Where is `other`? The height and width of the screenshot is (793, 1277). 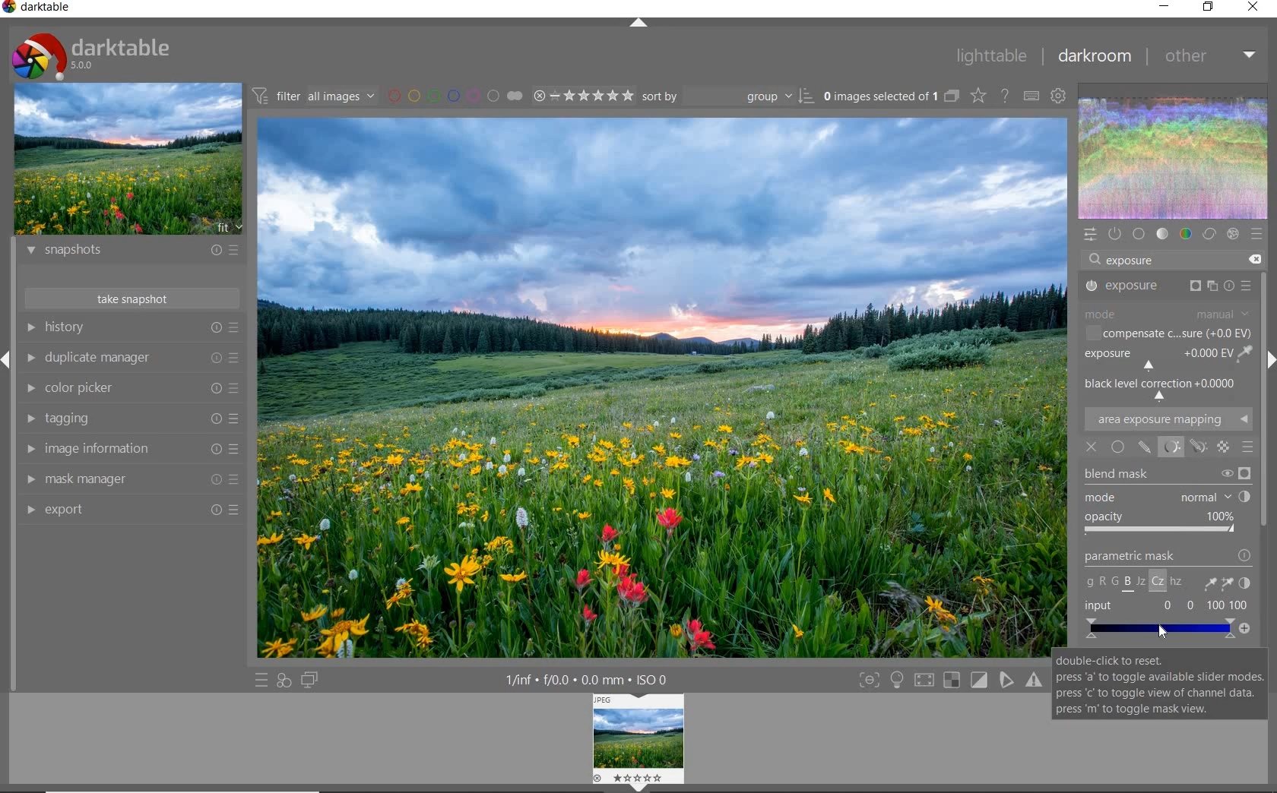 other is located at coordinates (1212, 58).